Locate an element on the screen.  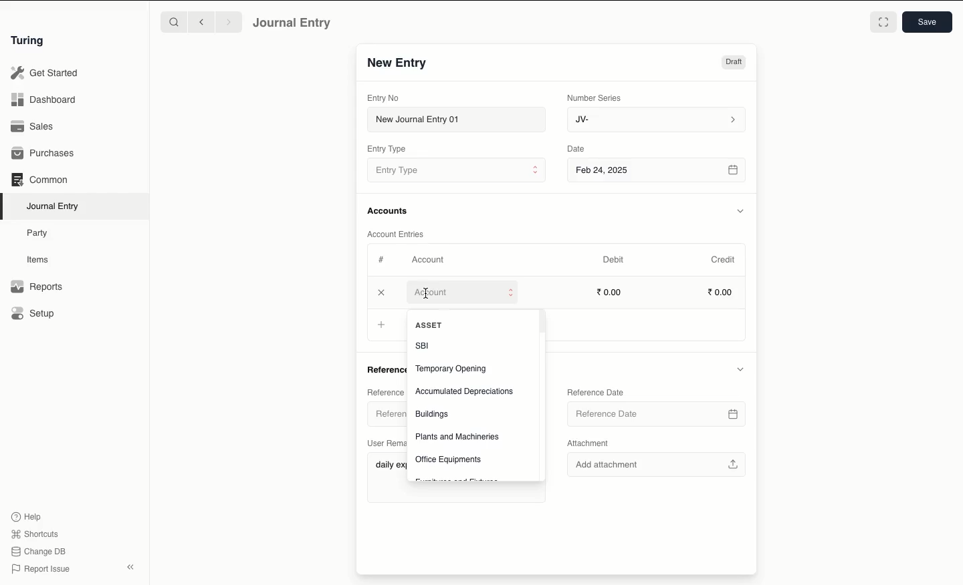
SBI is located at coordinates (423, 345).